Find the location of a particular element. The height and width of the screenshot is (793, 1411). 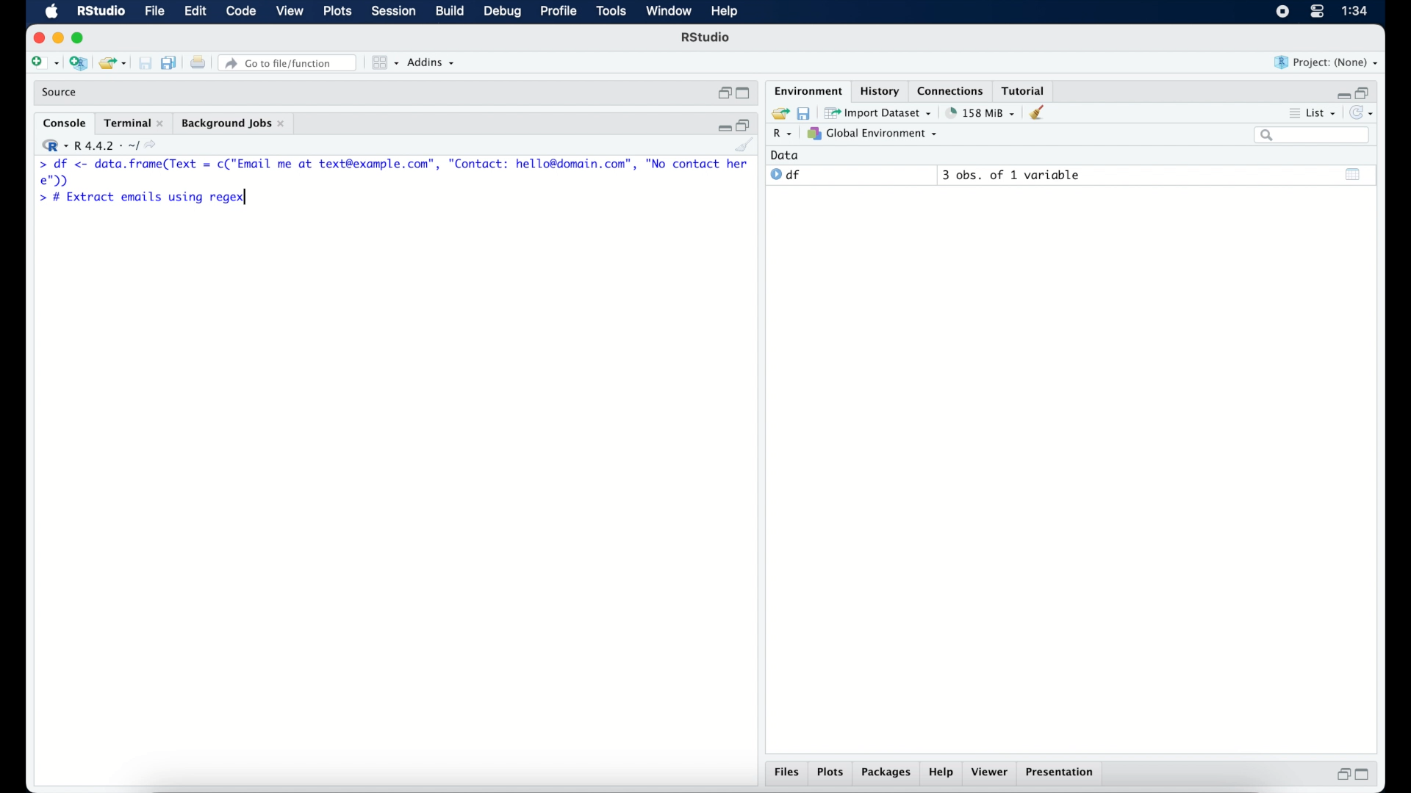

help is located at coordinates (725, 12).